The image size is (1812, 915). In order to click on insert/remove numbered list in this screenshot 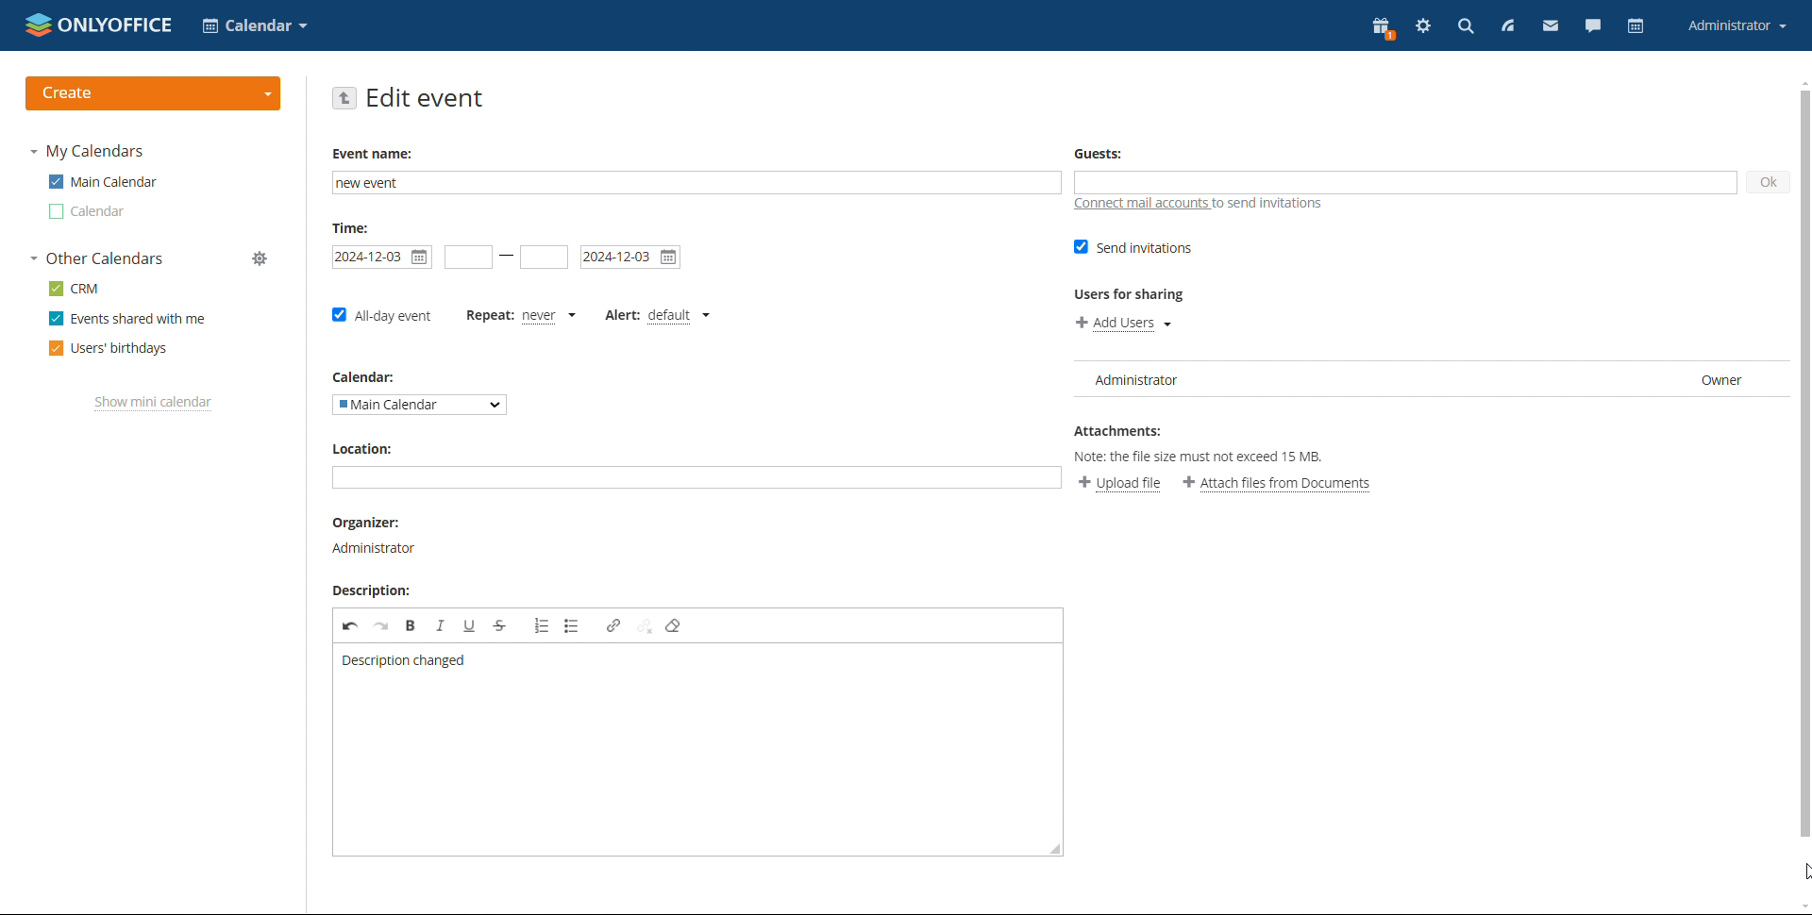, I will do `click(542, 626)`.